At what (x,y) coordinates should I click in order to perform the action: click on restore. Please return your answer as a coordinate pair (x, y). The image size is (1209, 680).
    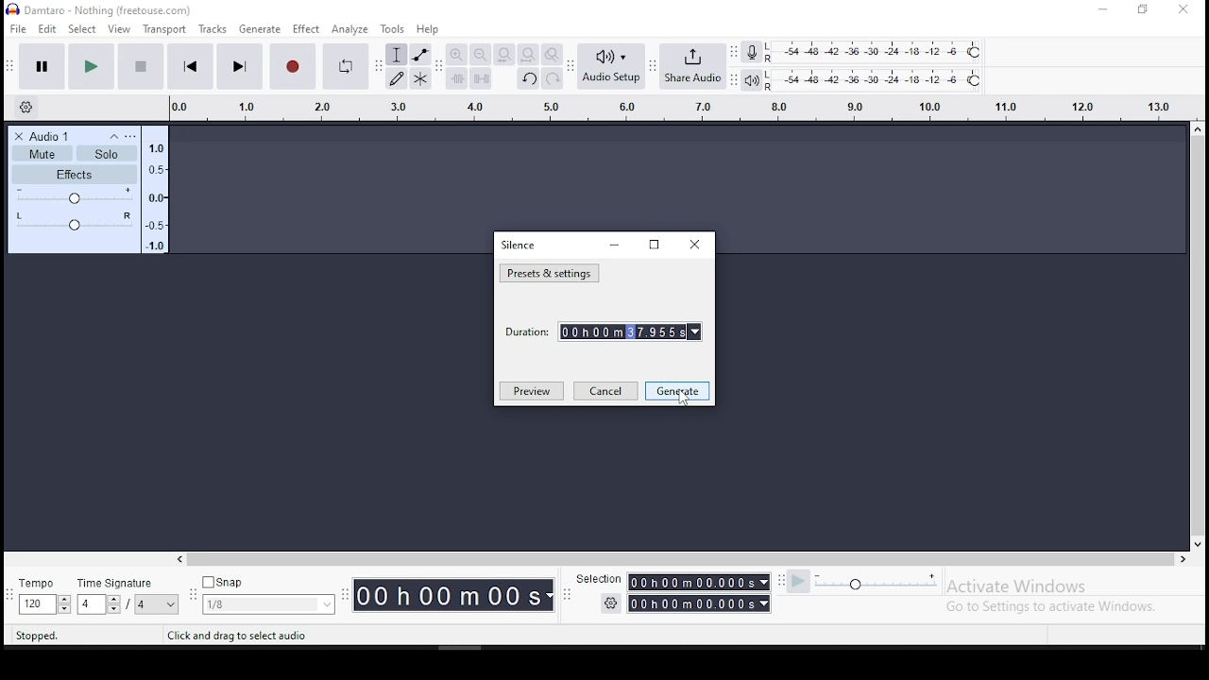
    Looking at the image, I should click on (654, 245).